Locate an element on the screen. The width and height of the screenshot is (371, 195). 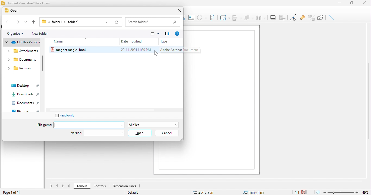
next page is located at coordinates (63, 186).